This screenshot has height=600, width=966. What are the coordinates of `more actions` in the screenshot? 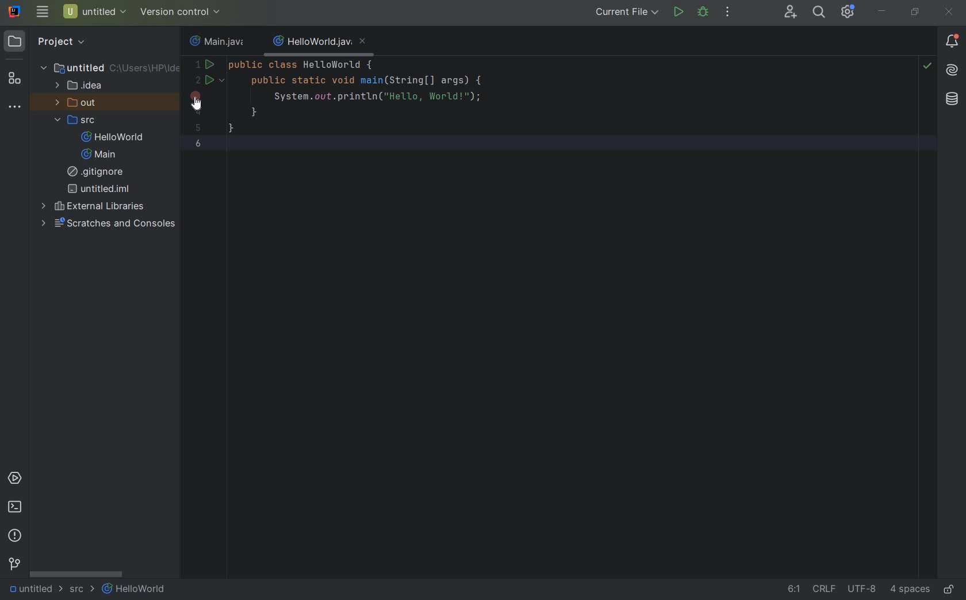 It's located at (728, 13).